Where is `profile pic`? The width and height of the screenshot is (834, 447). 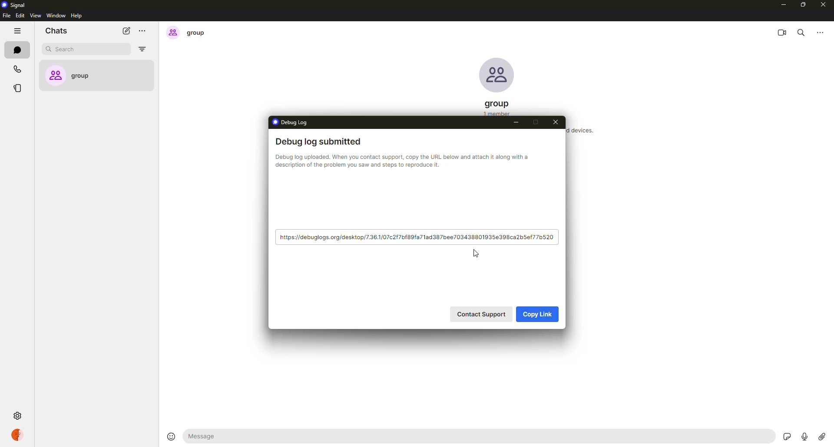
profile pic is located at coordinates (497, 76).